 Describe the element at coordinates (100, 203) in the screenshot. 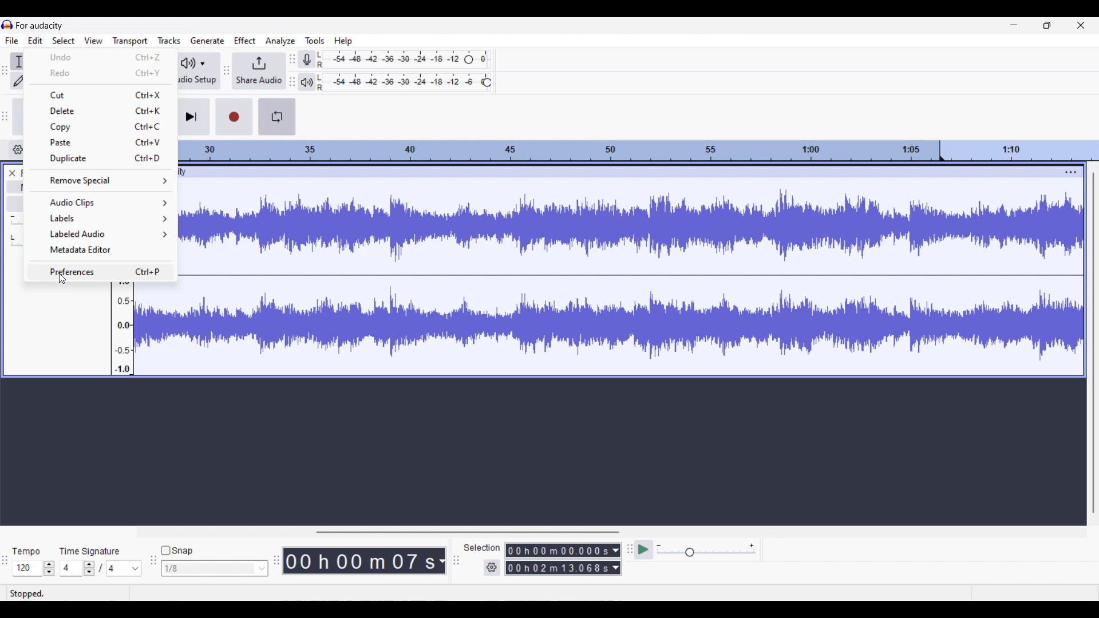

I see `Audio clips options` at that location.